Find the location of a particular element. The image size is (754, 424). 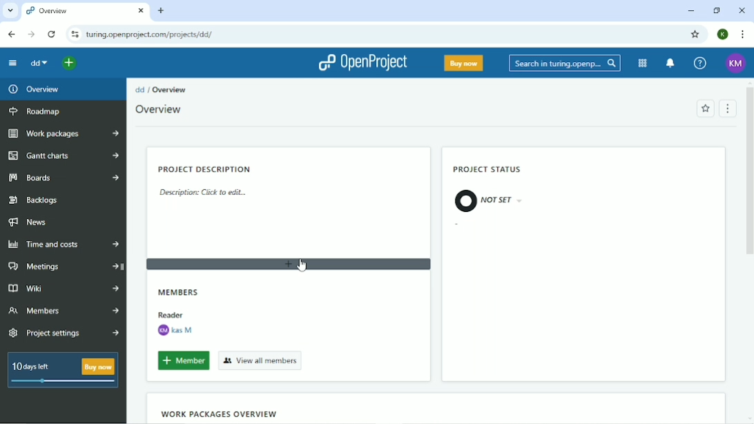

Members is located at coordinates (180, 291).